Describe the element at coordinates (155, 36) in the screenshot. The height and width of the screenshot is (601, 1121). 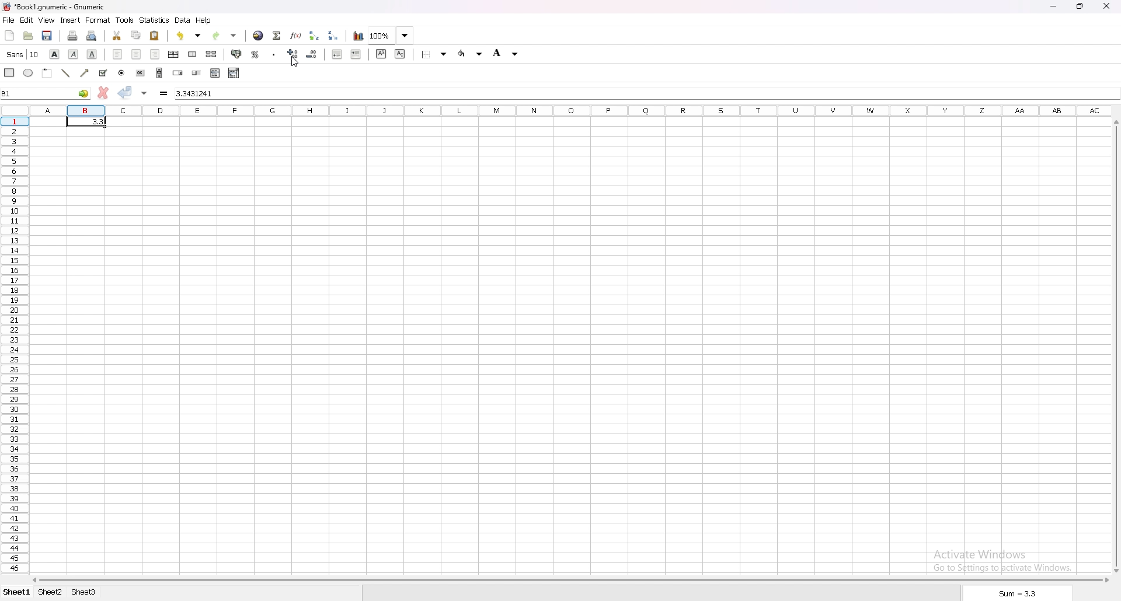
I see `paste` at that location.